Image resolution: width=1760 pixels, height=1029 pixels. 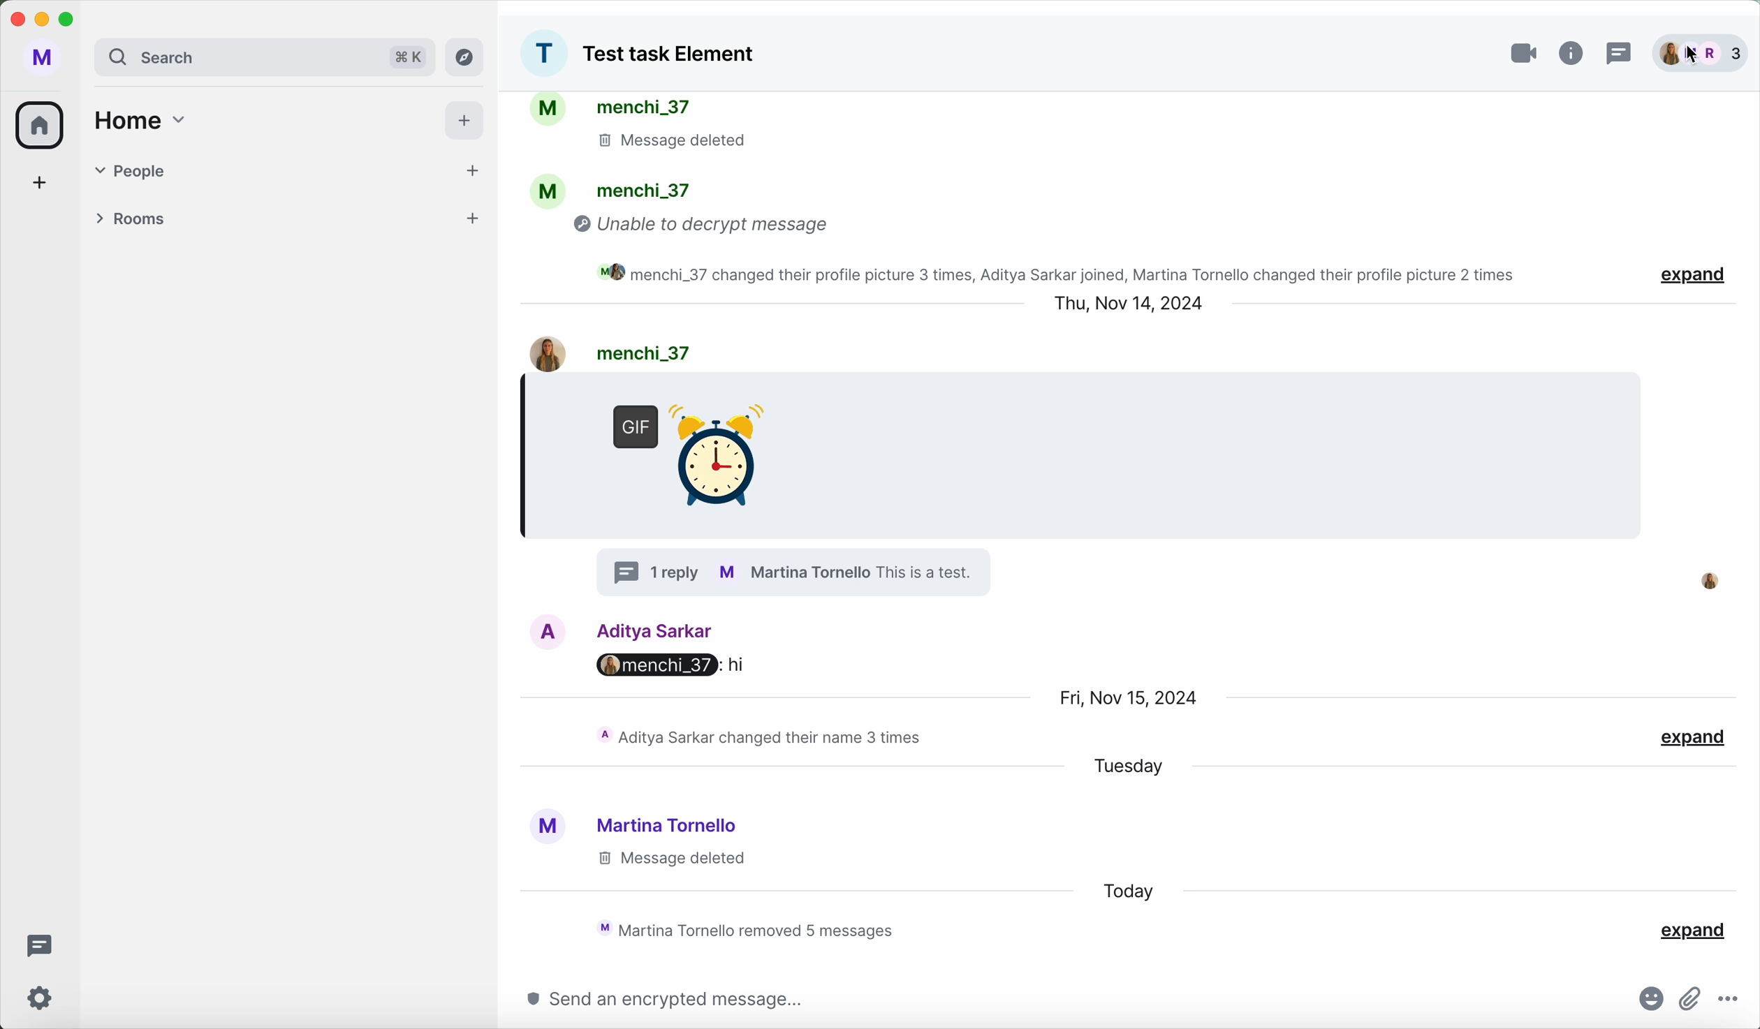 I want to click on threads, so click(x=36, y=944).